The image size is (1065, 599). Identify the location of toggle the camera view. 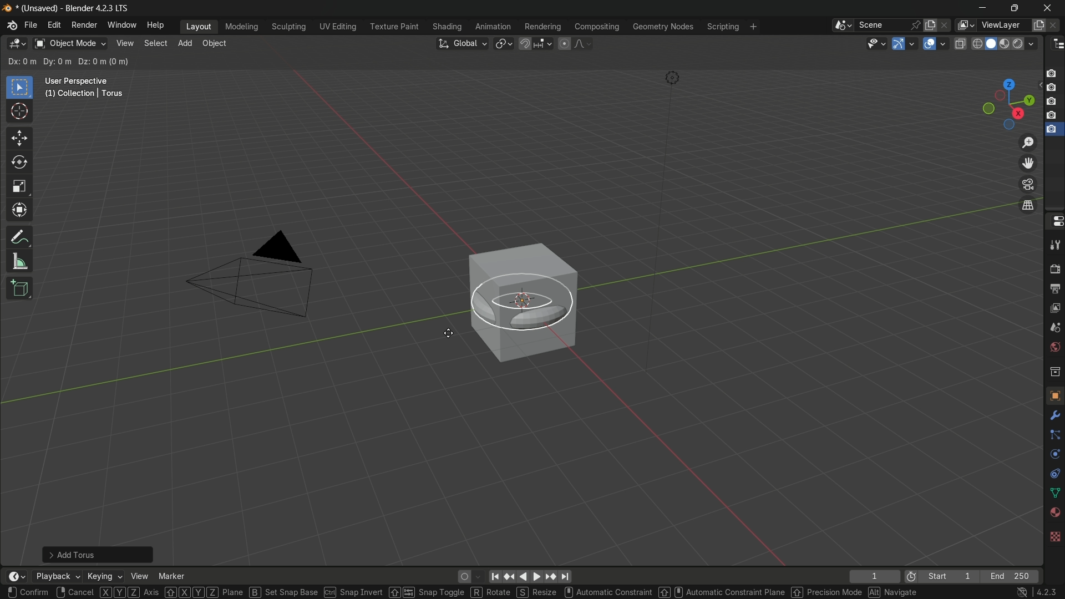
(1028, 184).